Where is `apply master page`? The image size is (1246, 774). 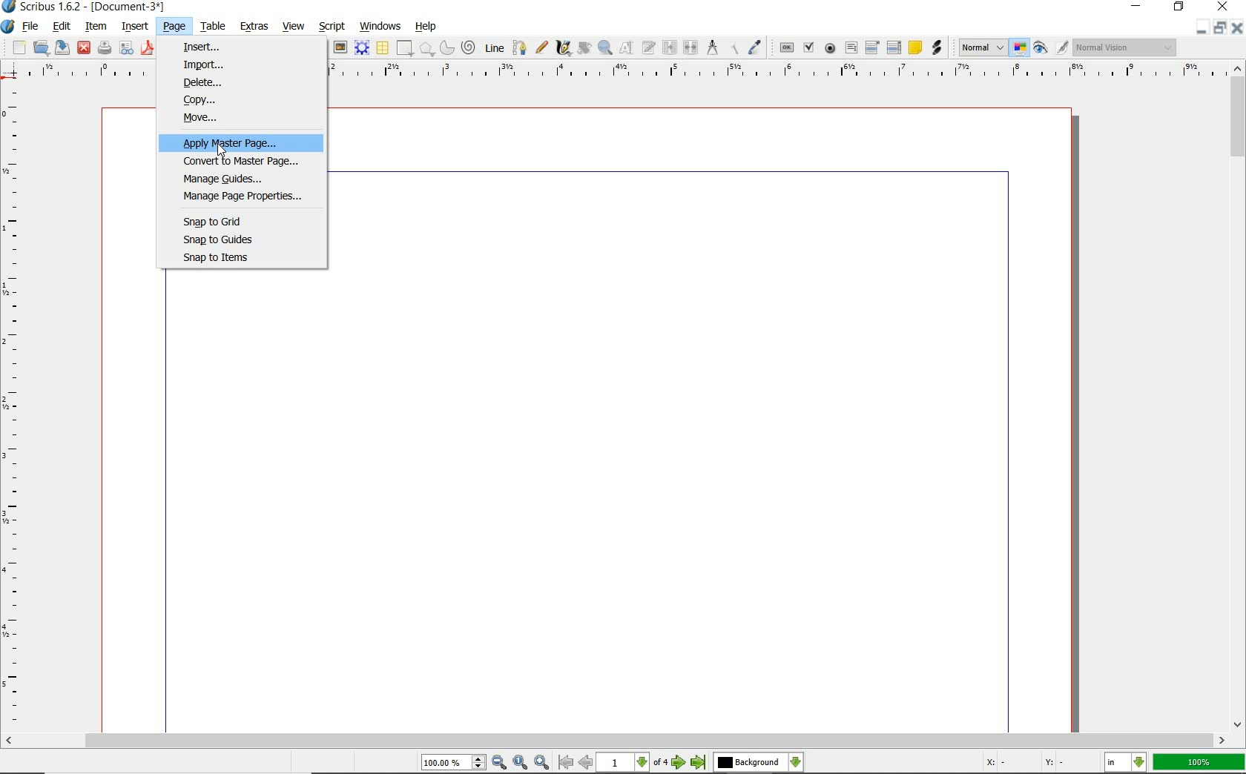
apply master page is located at coordinates (246, 142).